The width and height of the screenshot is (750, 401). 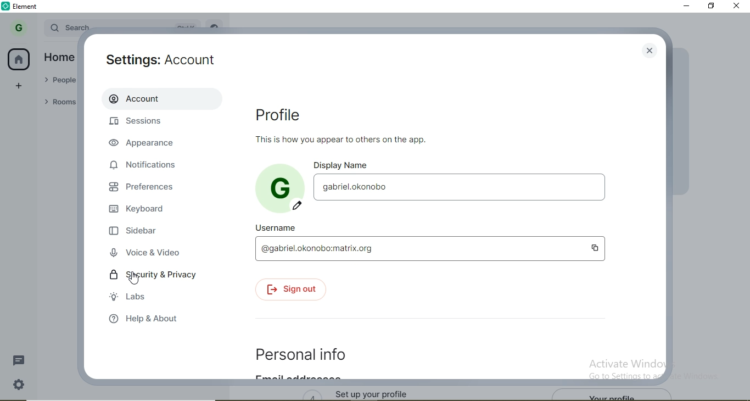 What do you see at coordinates (275, 227) in the screenshot?
I see `username` at bounding box center [275, 227].